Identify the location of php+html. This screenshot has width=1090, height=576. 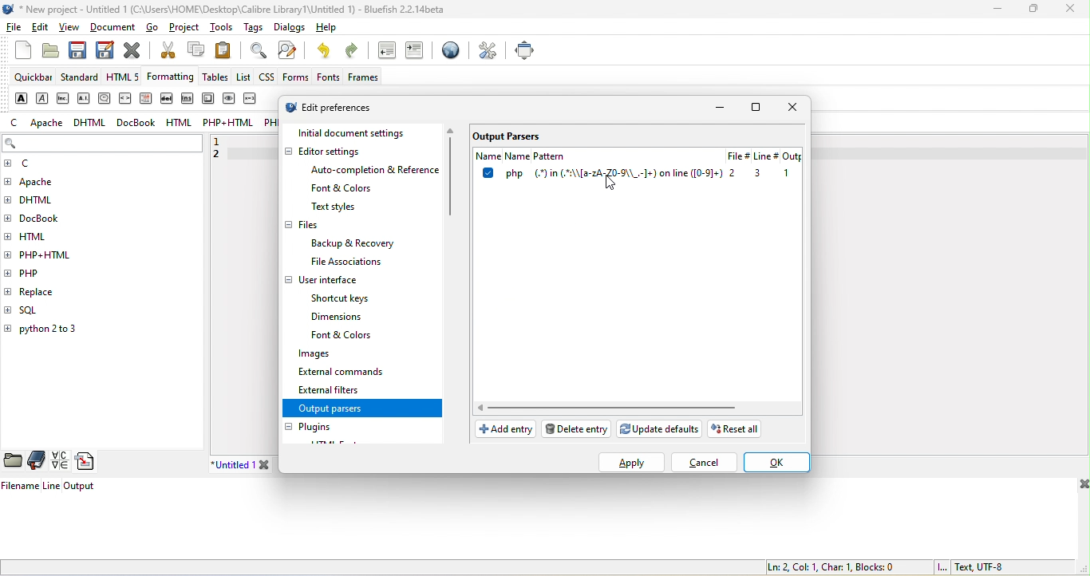
(229, 124).